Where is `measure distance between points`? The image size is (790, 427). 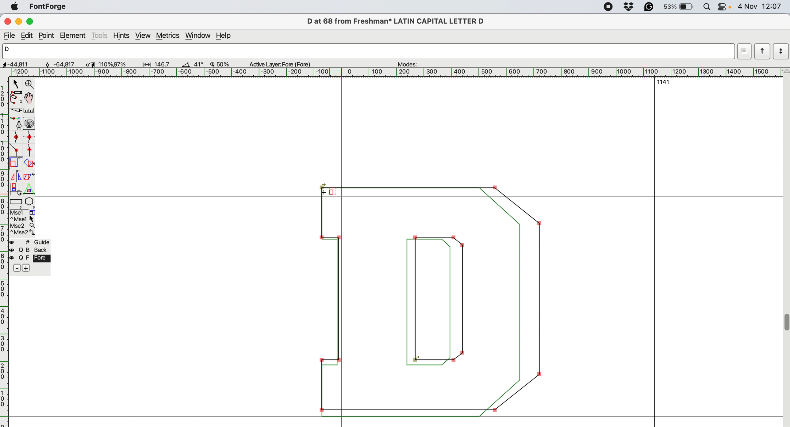
measure distance between points is located at coordinates (29, 111).